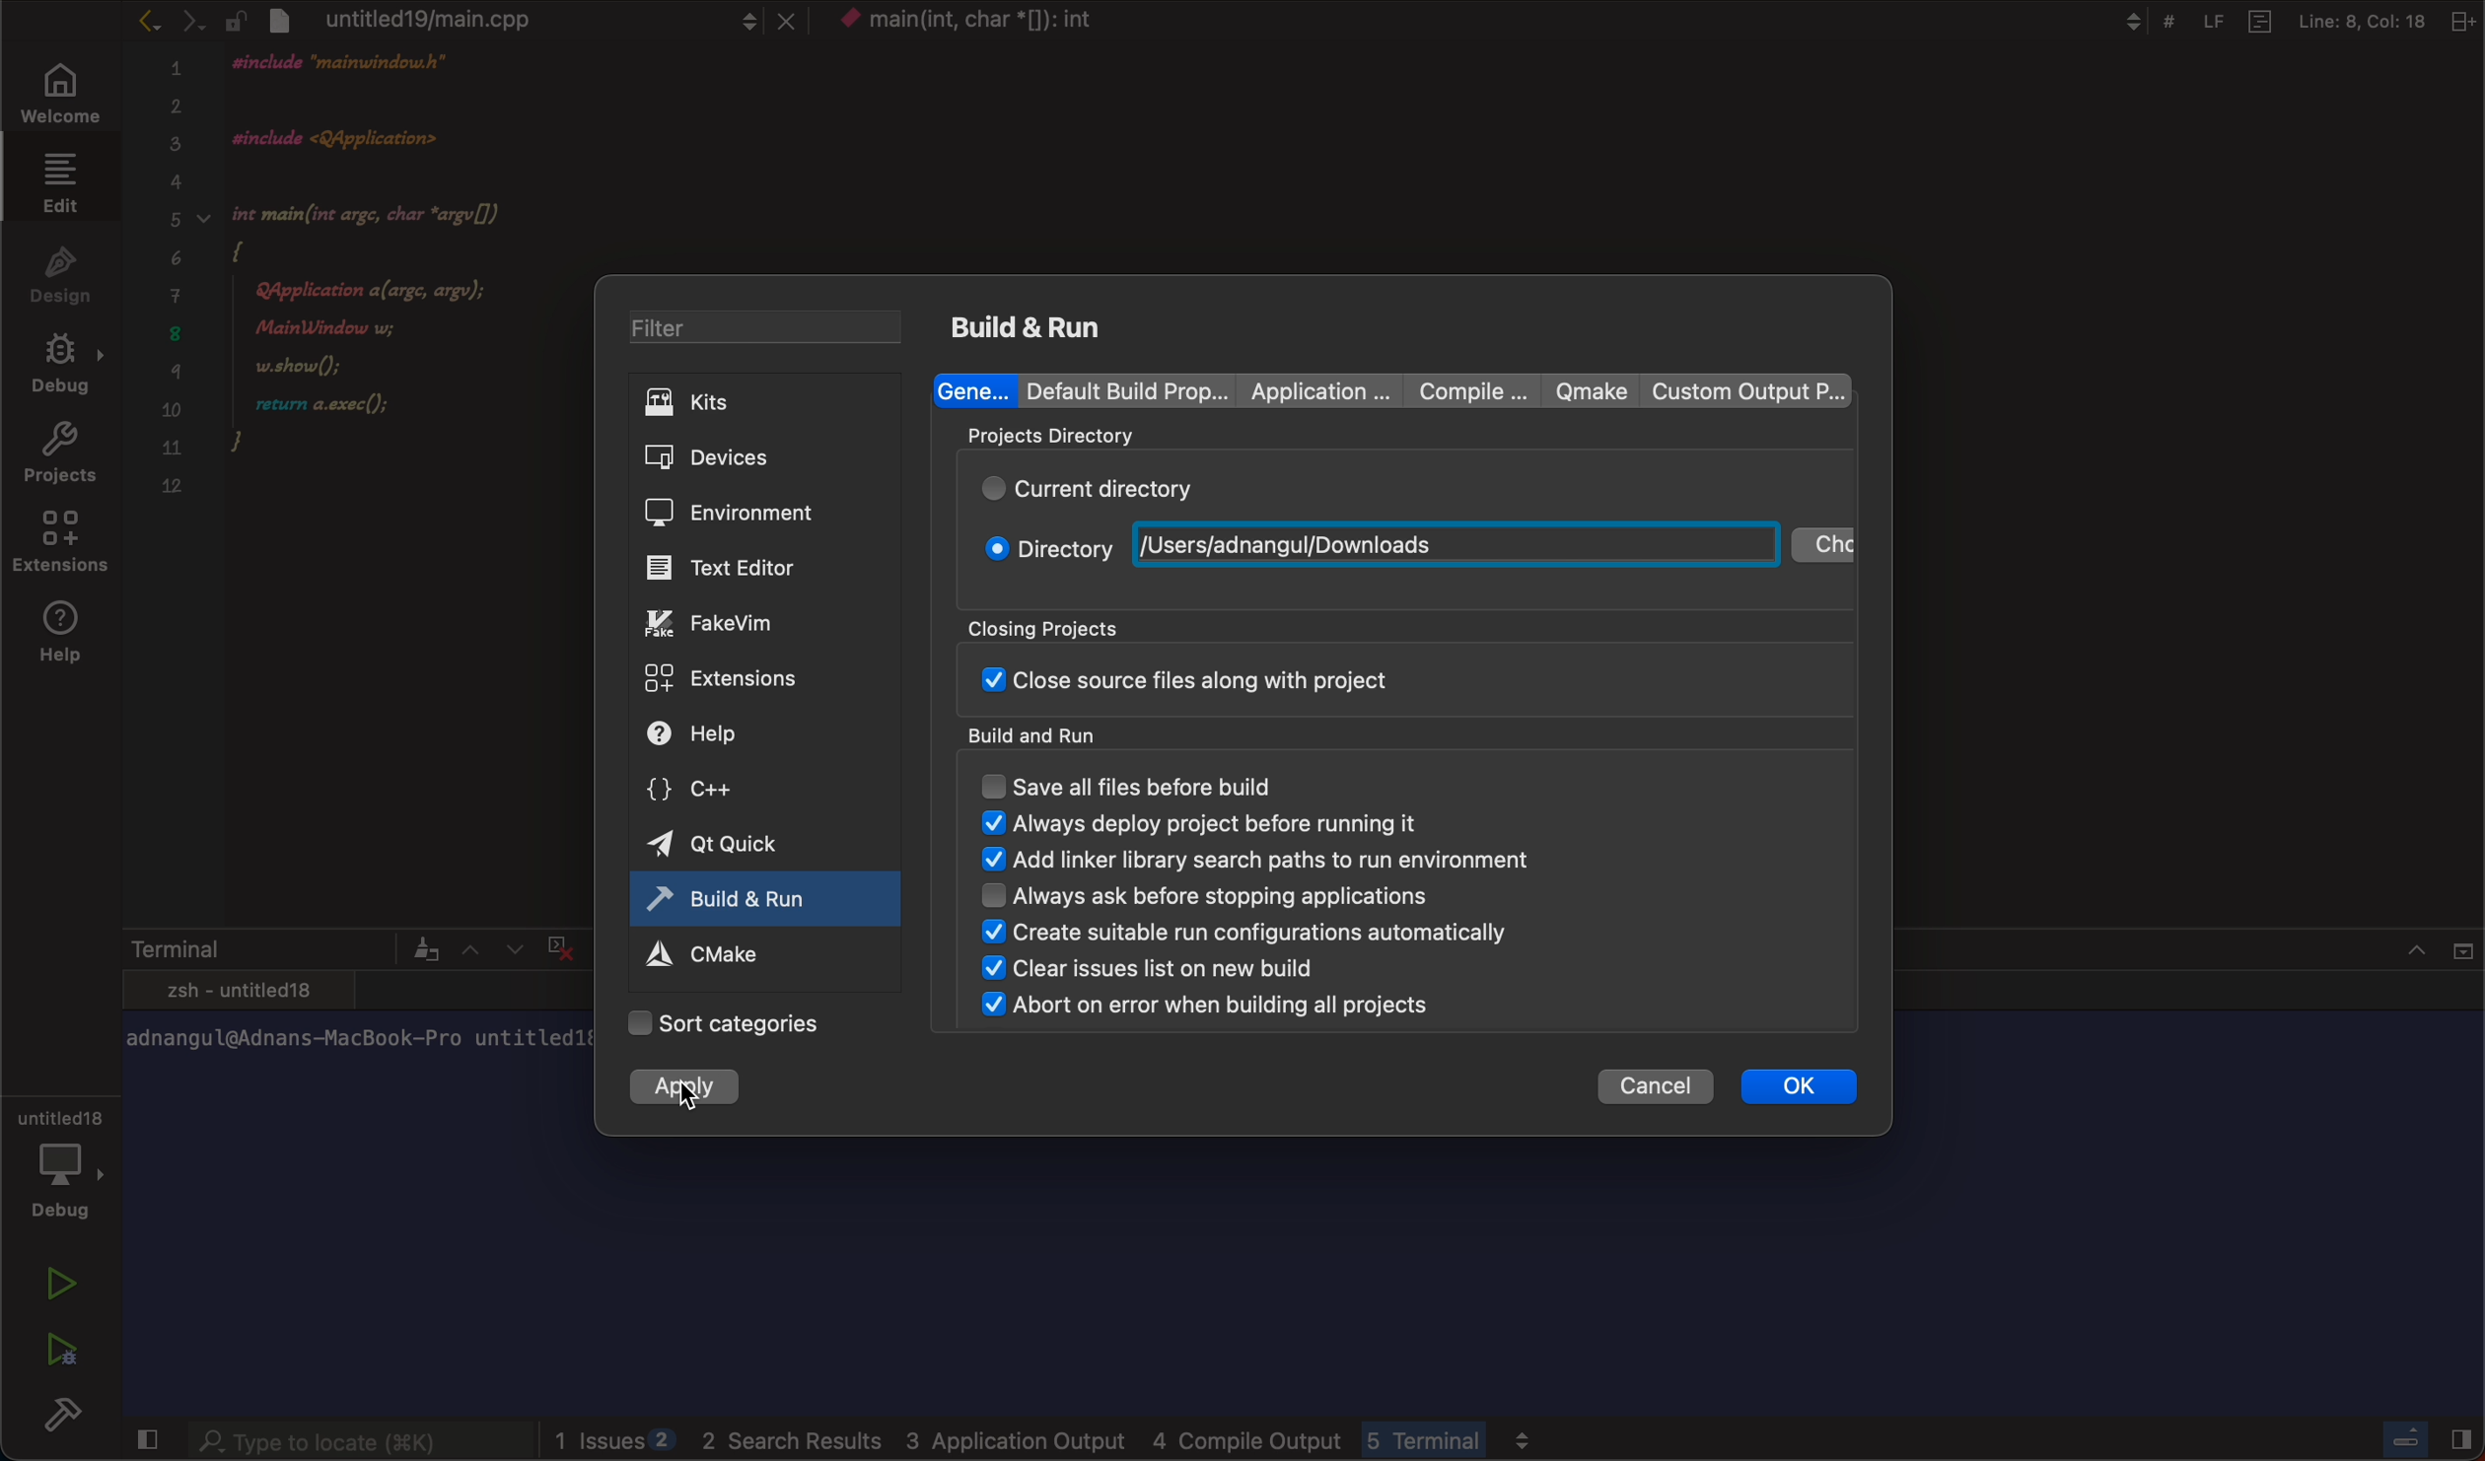  What do you see at coordinates (760, 1023) in the screenshot?
I see `categories` at bounding box center [760, 1023].